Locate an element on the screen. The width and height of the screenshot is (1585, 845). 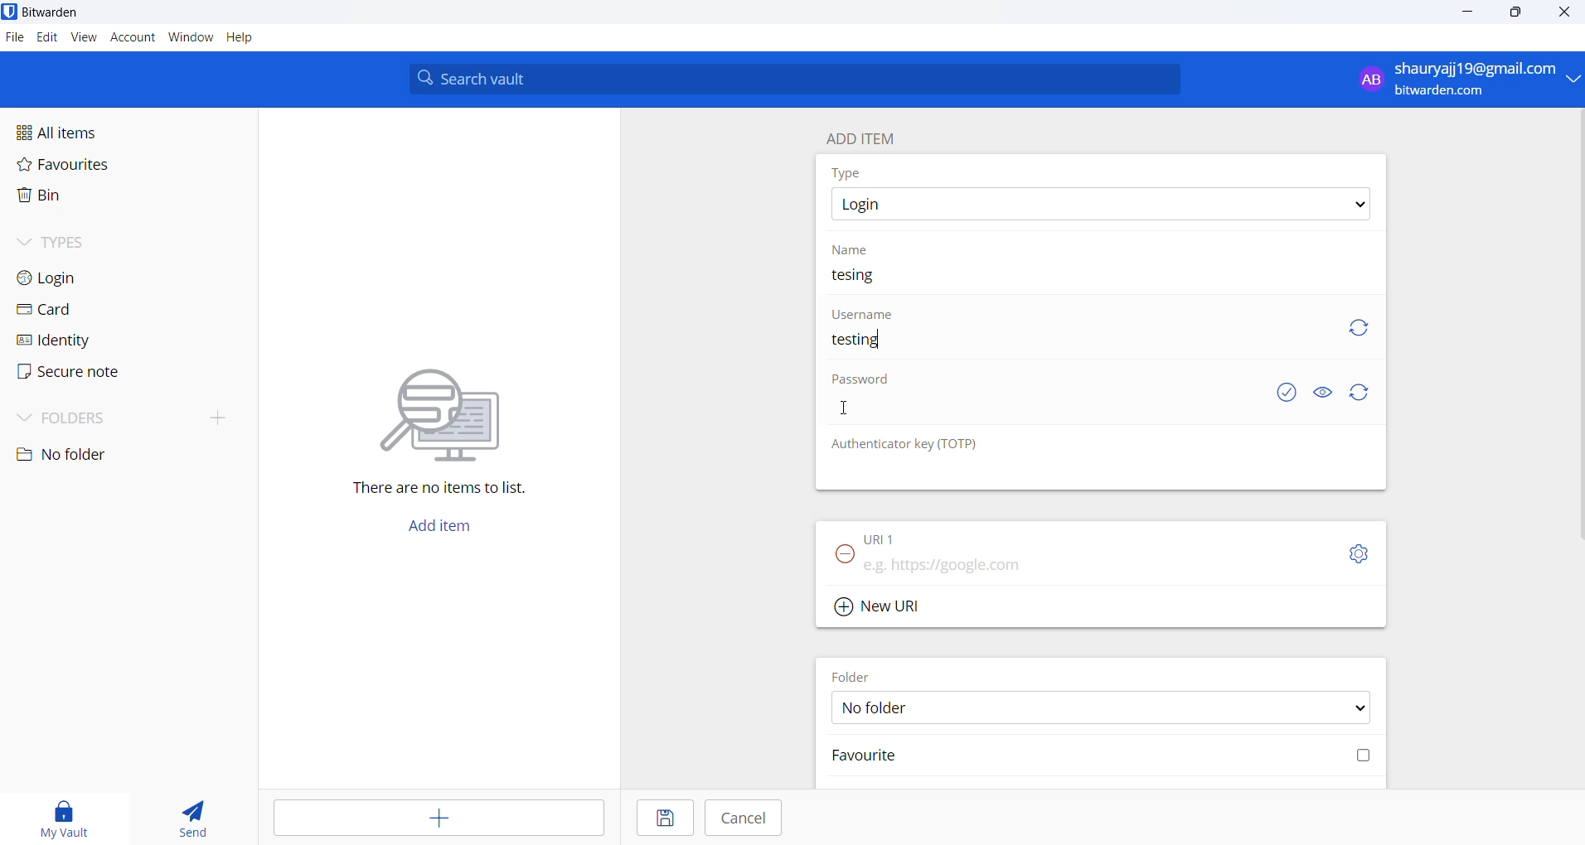
username heading is located at coordinates (864, 312).